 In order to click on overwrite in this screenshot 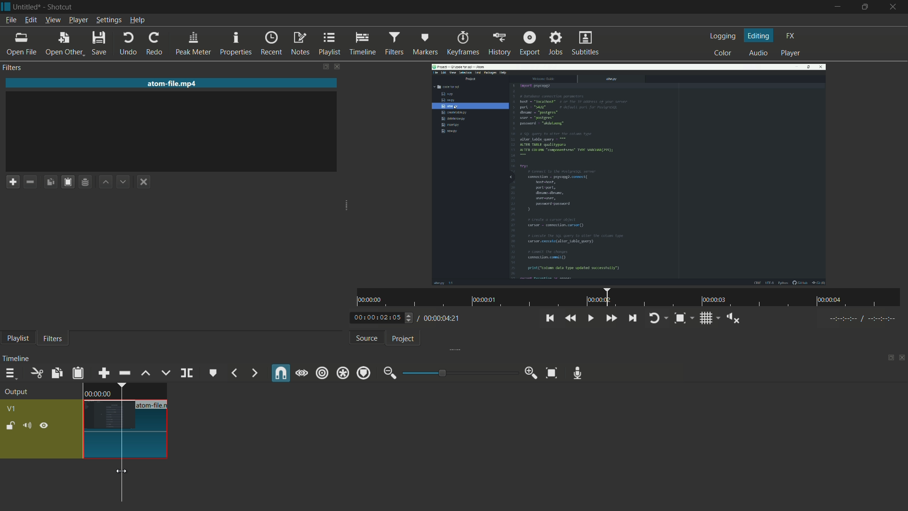, I will do `click(166, 372)`.